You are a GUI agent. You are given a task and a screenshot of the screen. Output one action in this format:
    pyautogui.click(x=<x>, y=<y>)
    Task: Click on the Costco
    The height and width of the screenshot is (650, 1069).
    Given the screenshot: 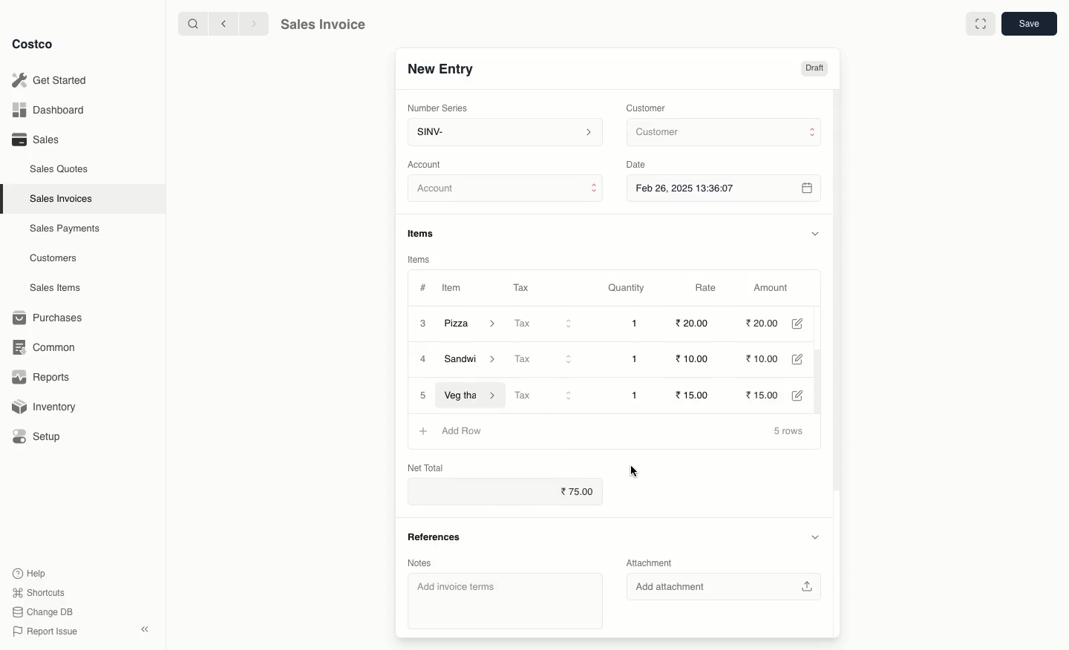 What is the action you would take?
    pyautogui.click(x=36, y=45)
    